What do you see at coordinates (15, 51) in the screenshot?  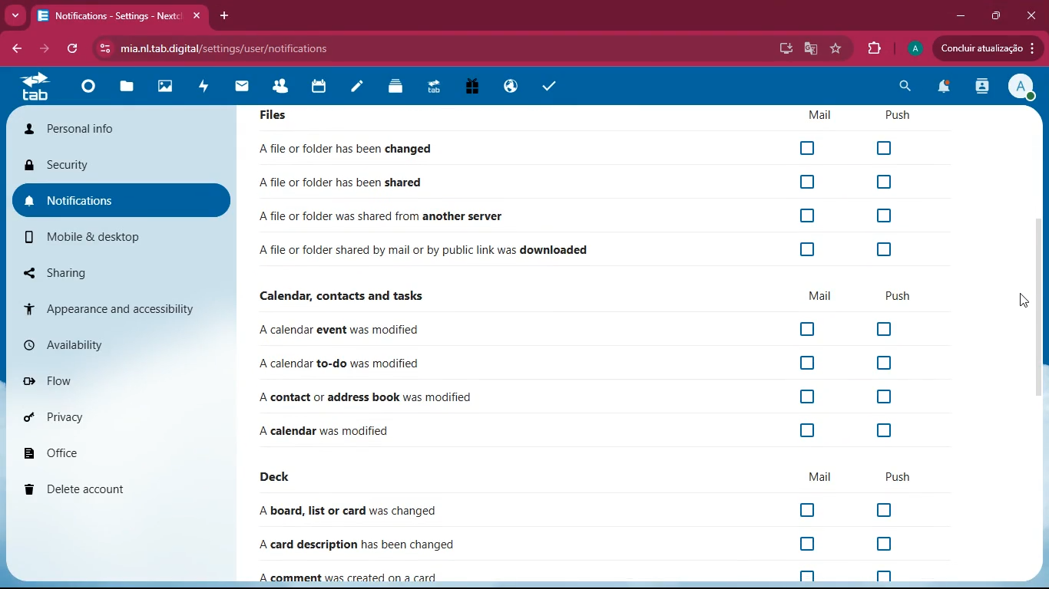 I see `bacj` at bounding box center [15, 51].